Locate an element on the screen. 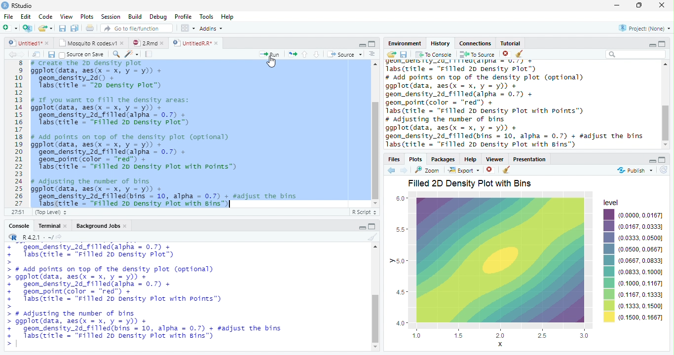 Image resolution: width=674 pixels, height=355 pixels. minimize is located at coordinates (653, 161).